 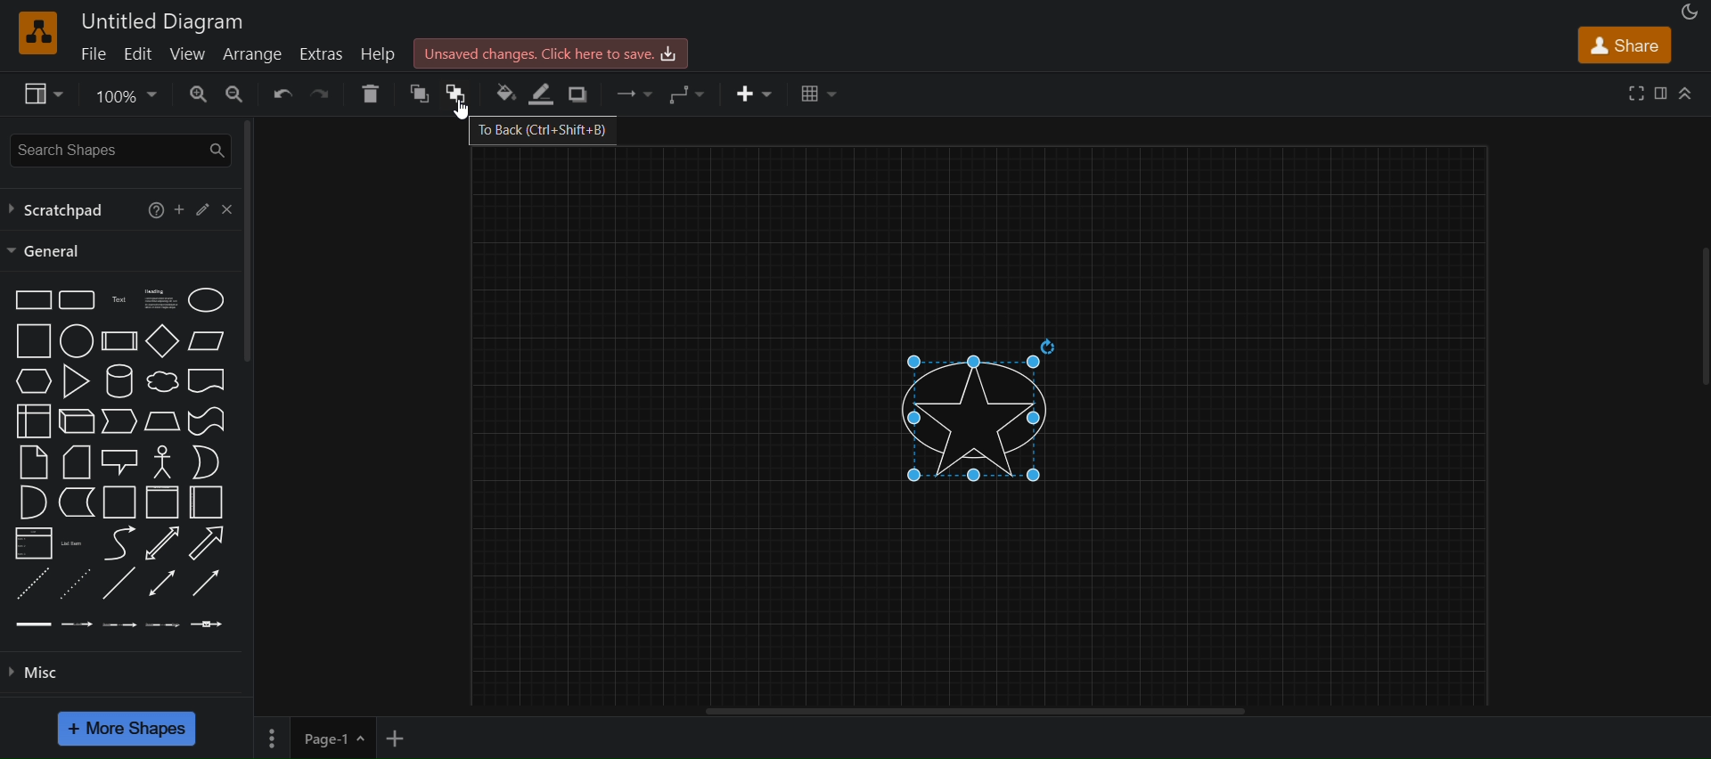 I want to click on note , so click(x=33, y=463).